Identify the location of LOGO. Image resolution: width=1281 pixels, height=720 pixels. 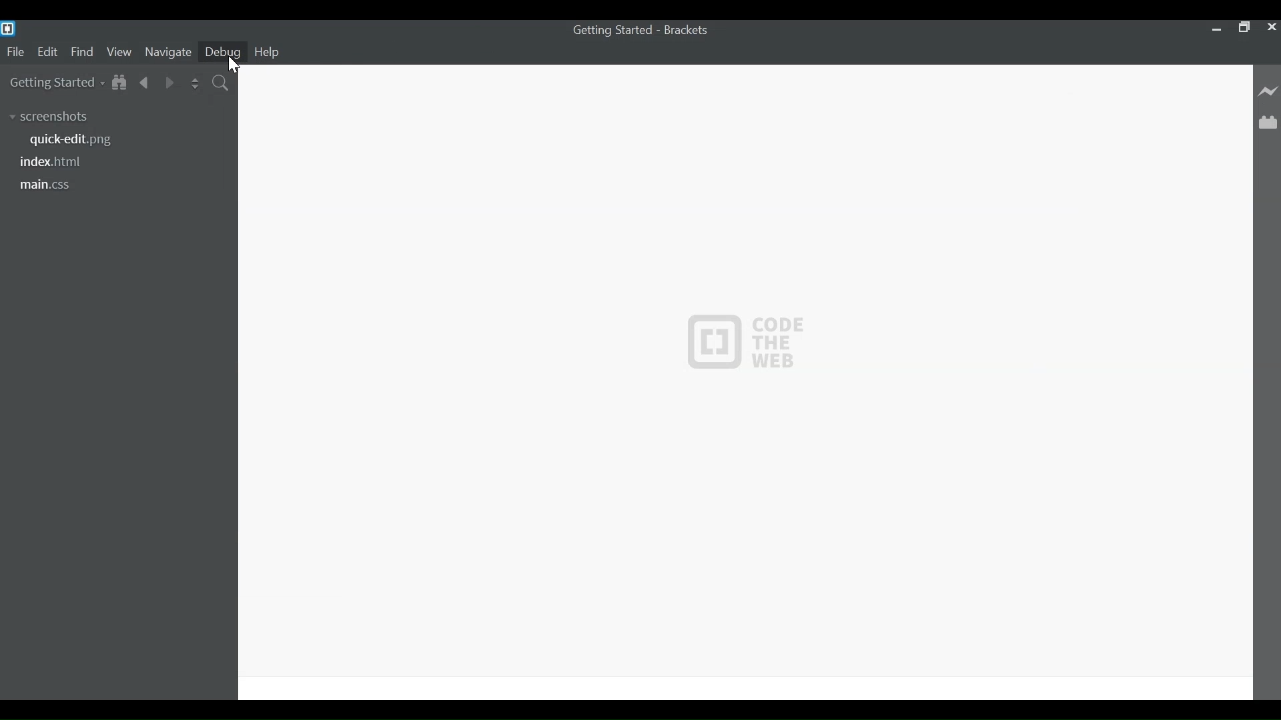
(746, 339).